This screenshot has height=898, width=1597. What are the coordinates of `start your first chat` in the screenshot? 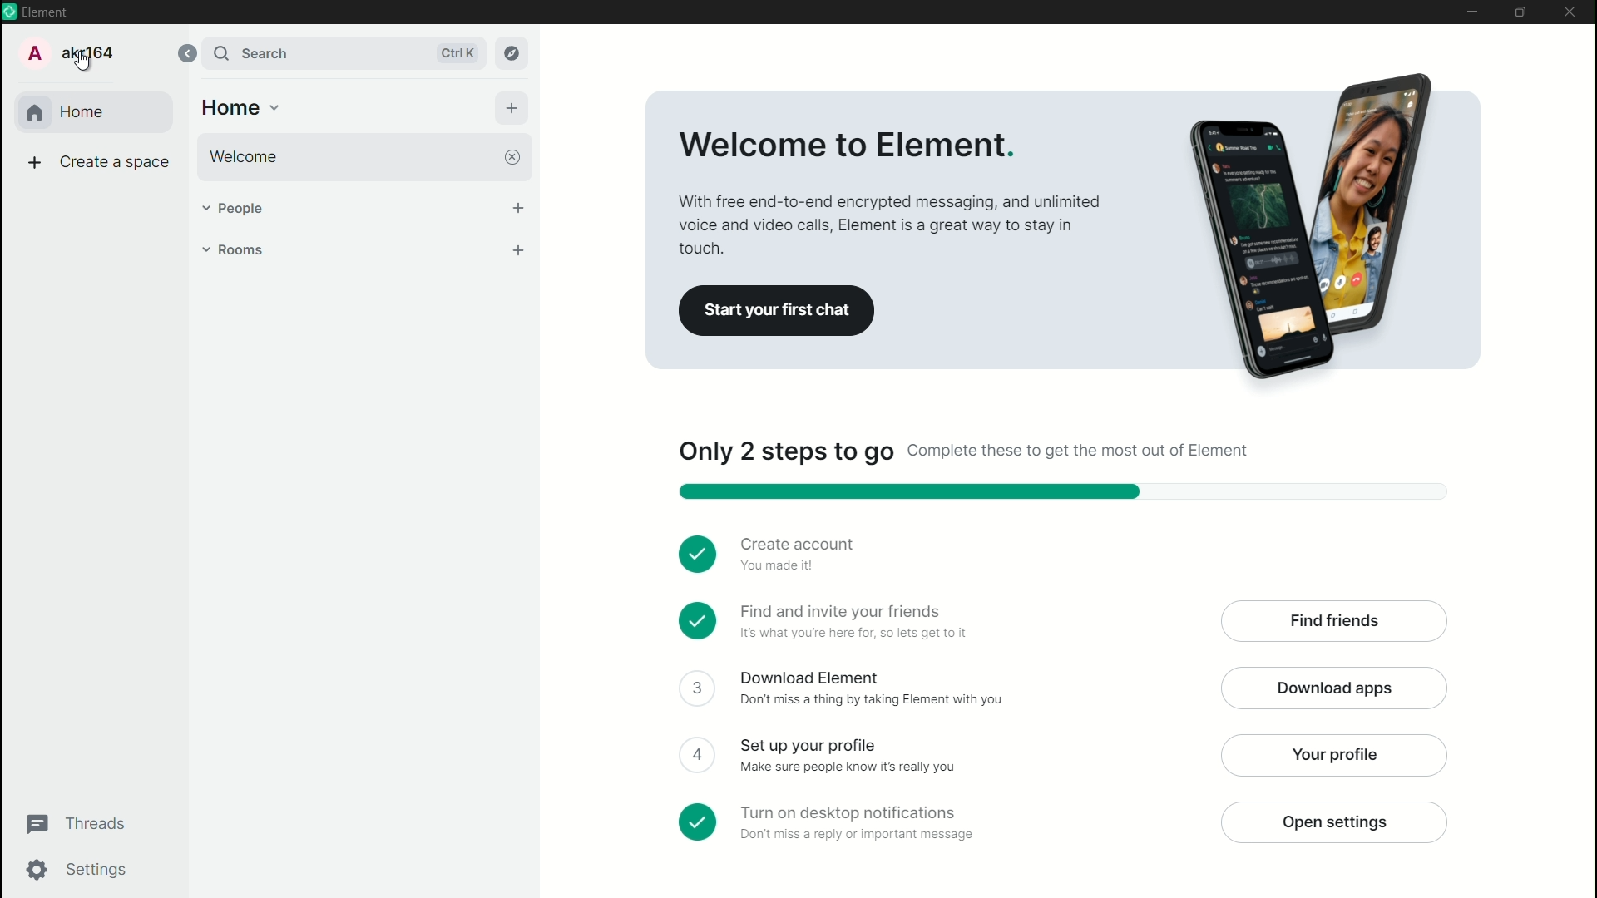 It's located at (779, 310).